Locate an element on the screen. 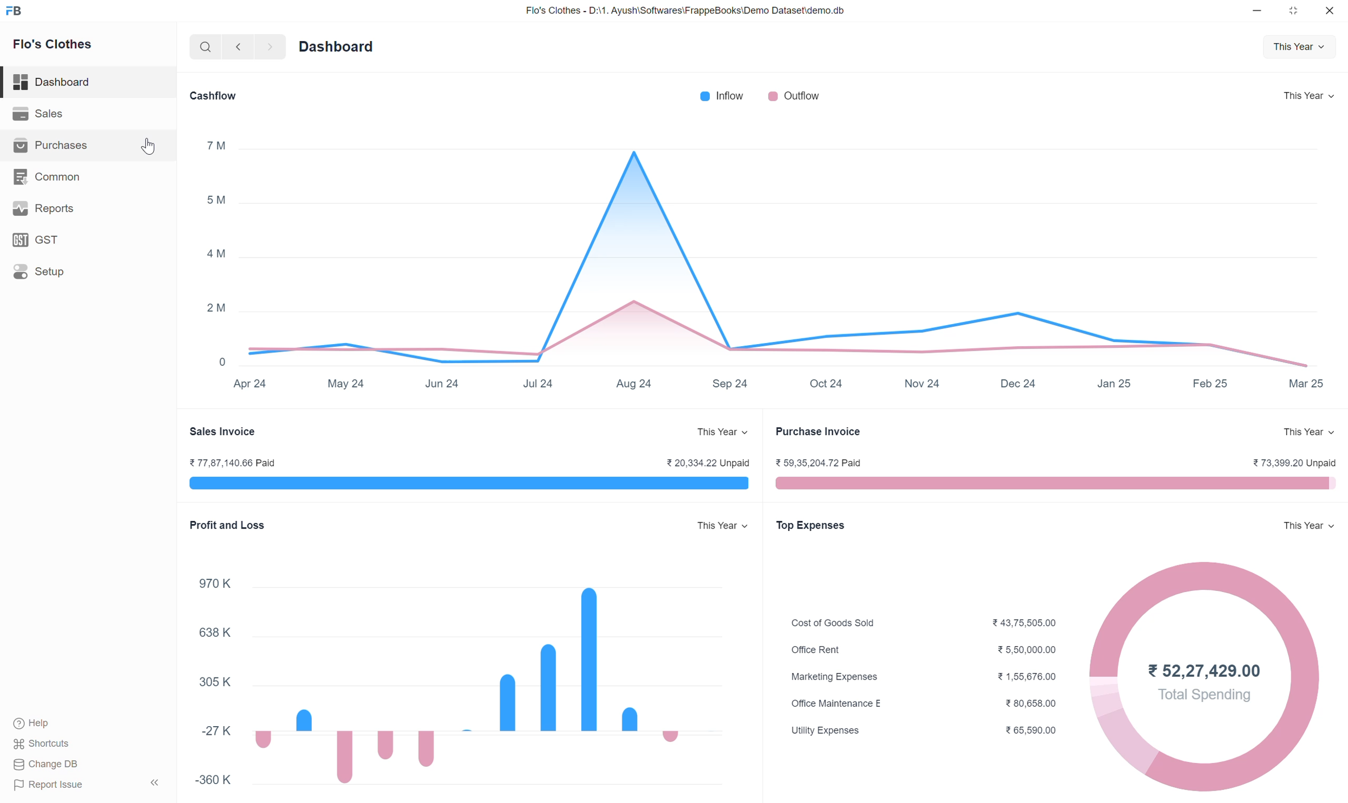  This Year  is located at coordinates (1300, 45).